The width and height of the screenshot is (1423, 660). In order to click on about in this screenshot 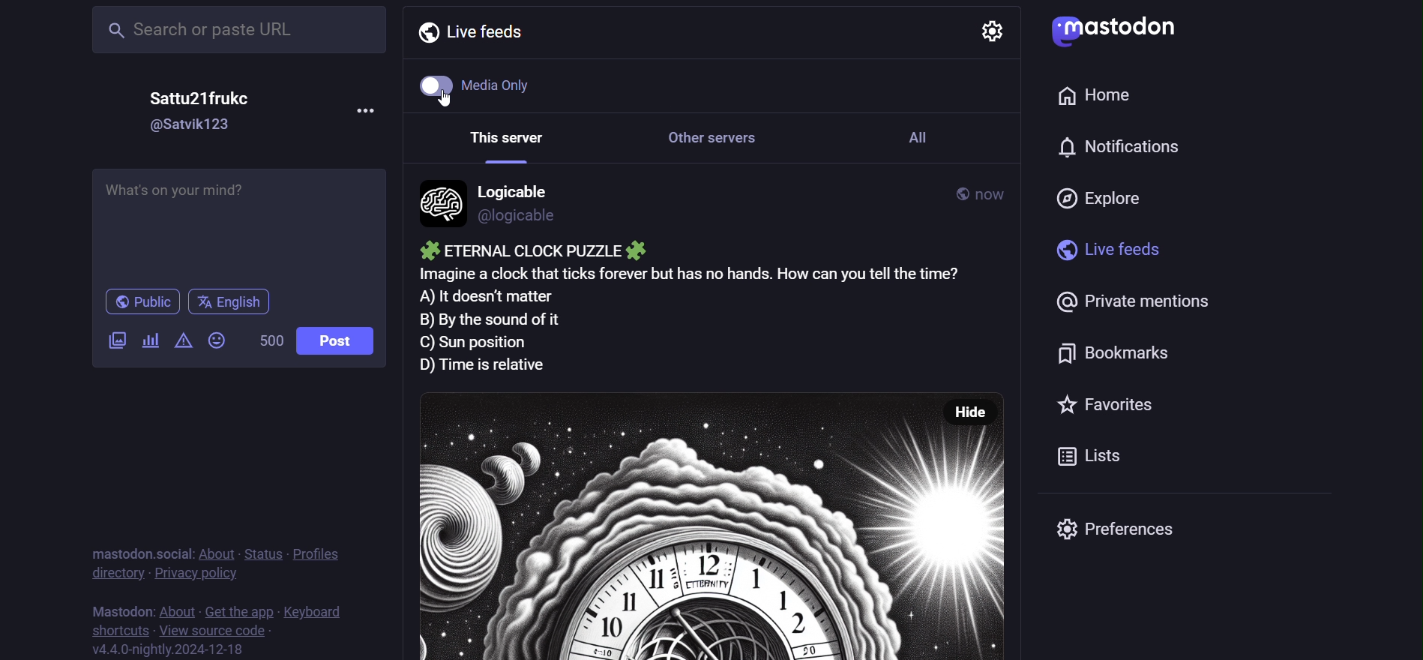, I will do `click(217, 555)`.